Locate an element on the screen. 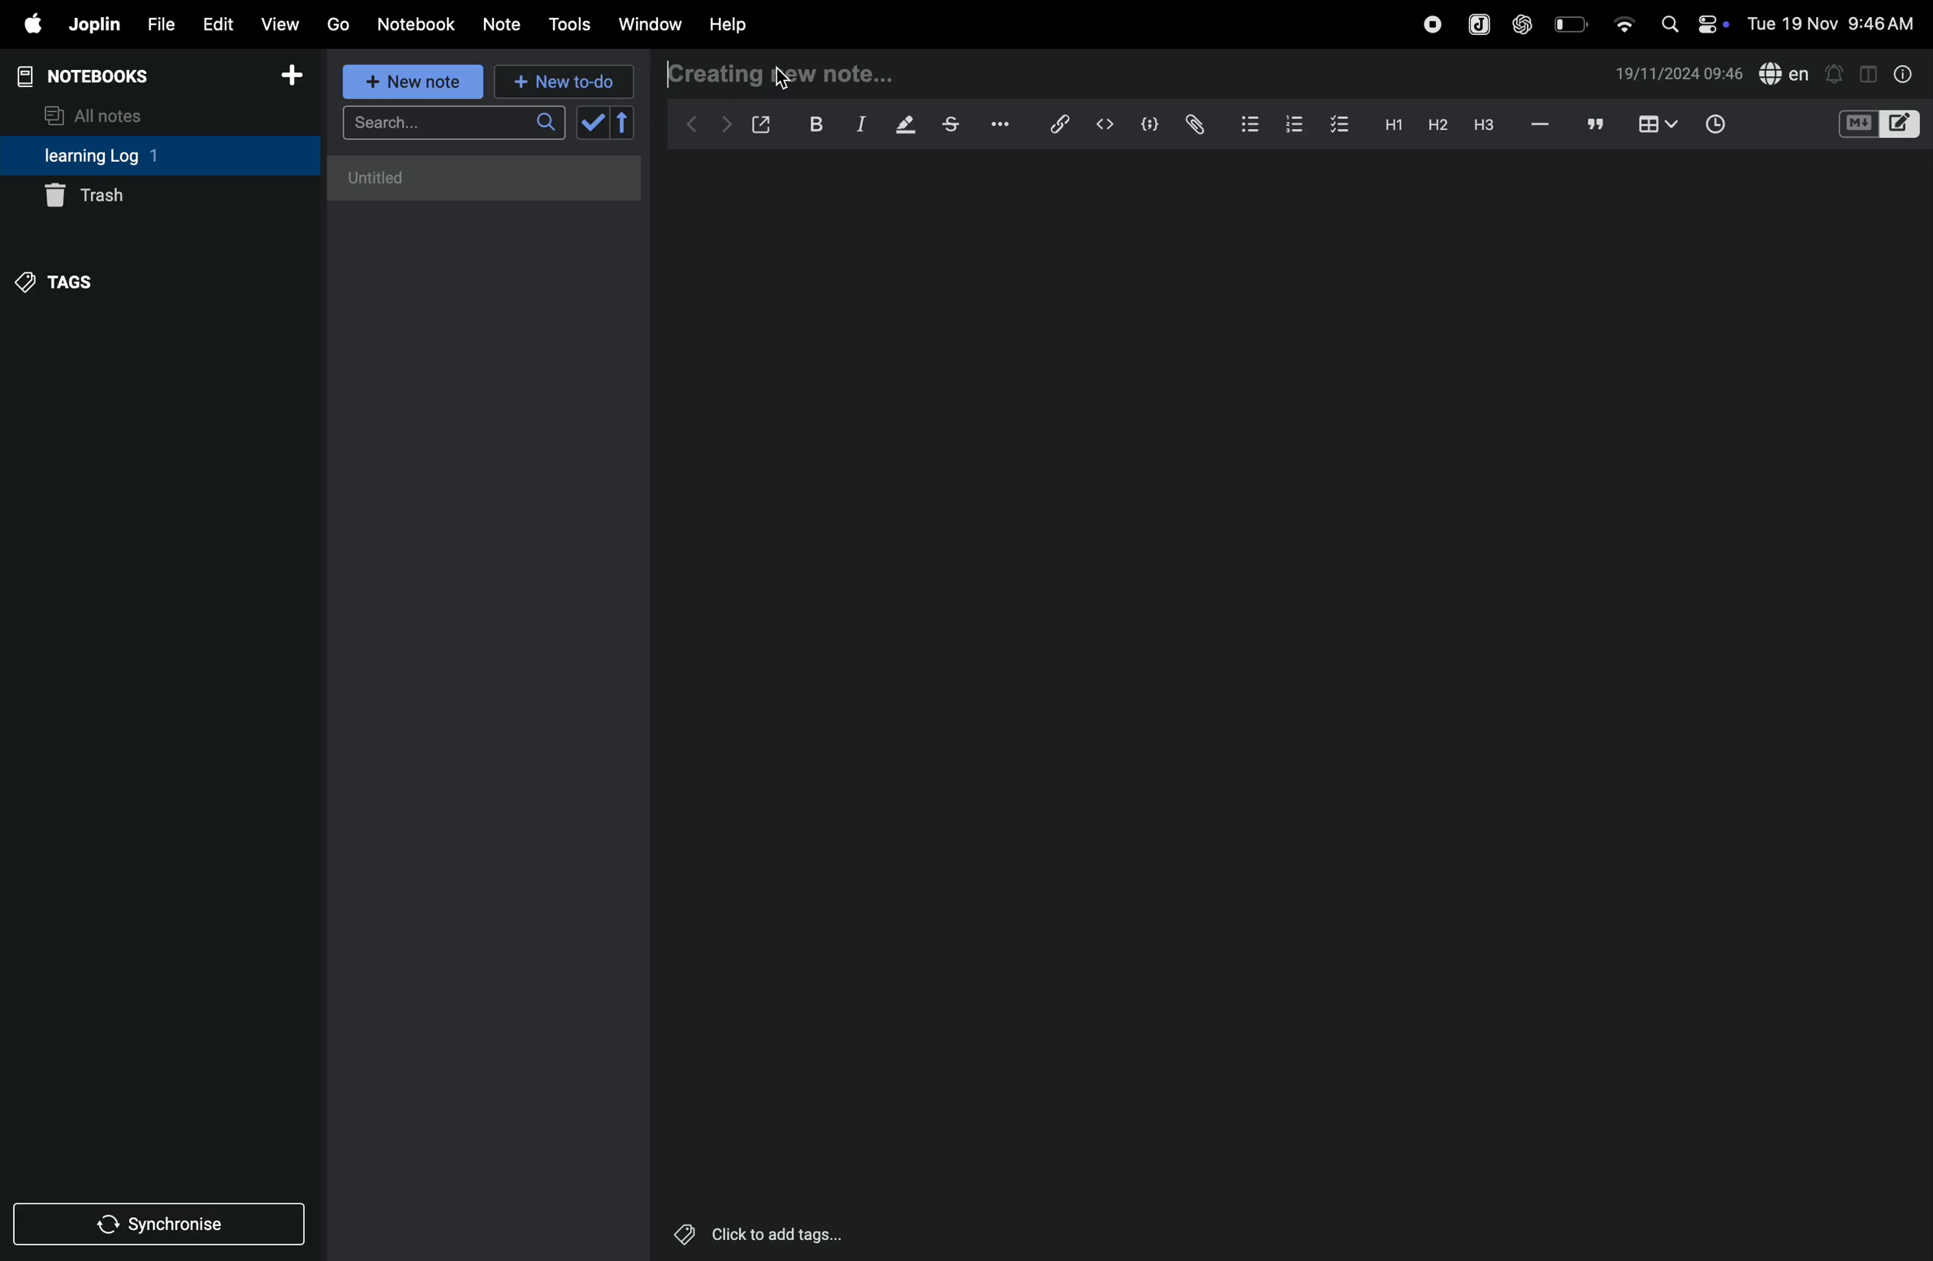 The height and width of the screenshot is (1261, 1933). battery is located at coordinates (1572, 23).